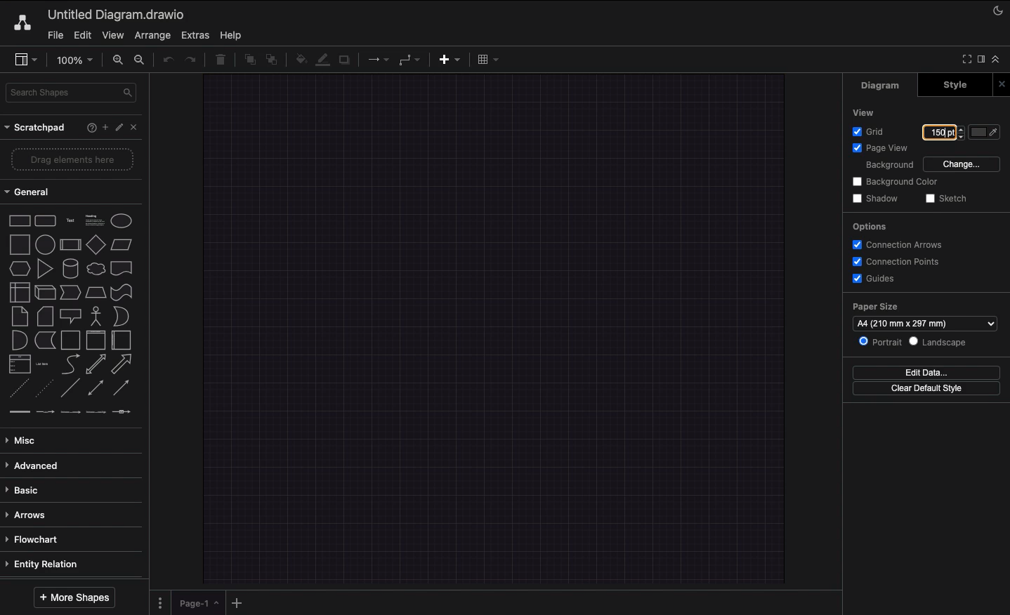  Describe the element at coordinates (166, 61) in the screenshot. I see `Undo` at that location.